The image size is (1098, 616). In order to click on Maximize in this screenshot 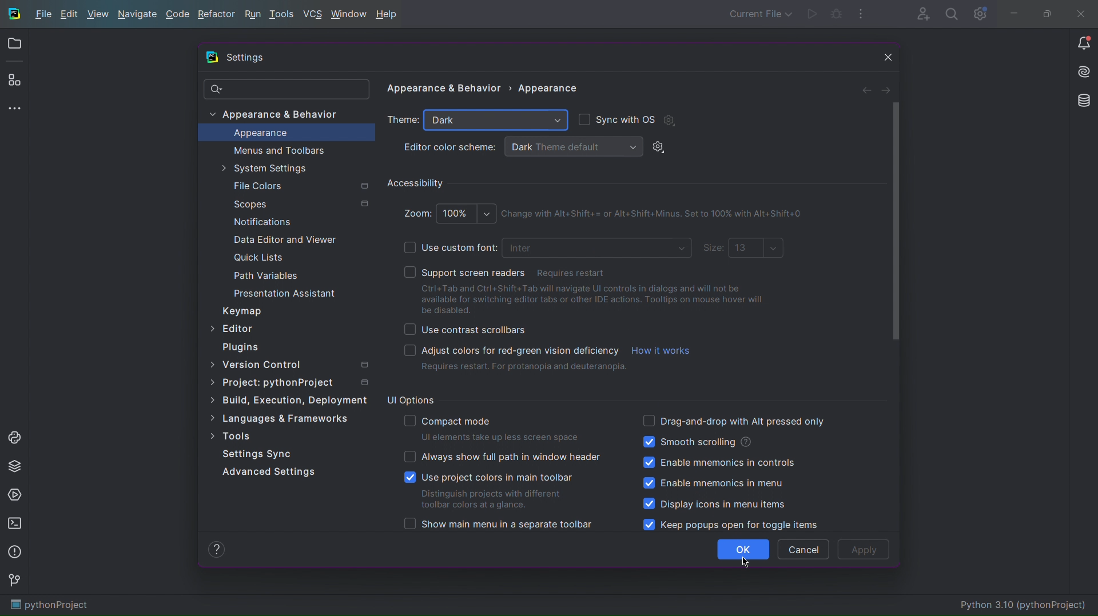, I will do `click(1047, 13)`.